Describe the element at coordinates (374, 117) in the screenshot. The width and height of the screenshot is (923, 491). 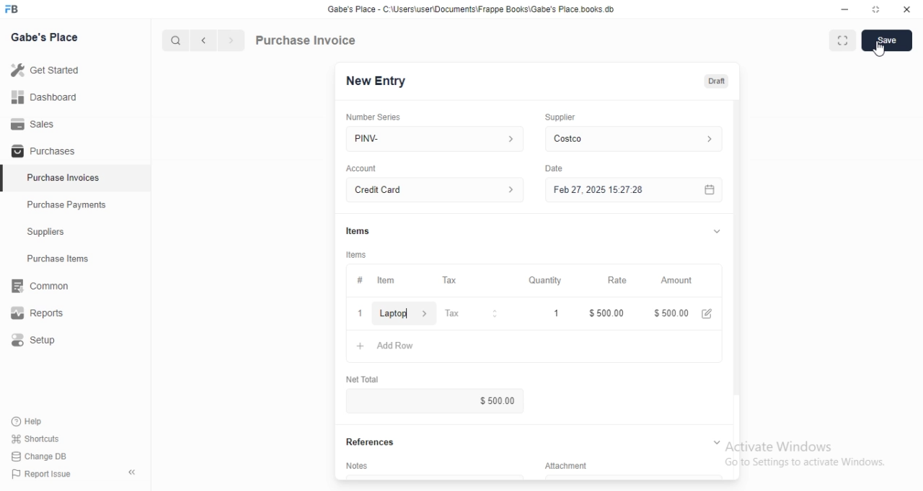
I see `Number Series` at that location.